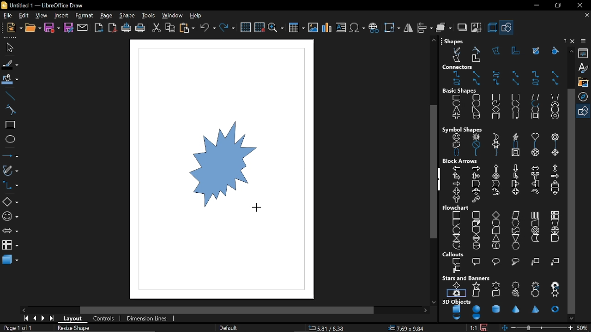 The width and height of the screenshot is (591, 332). Describe the element at coordinates (391, 27) in the screenshot. I see `Transformation` at that location.